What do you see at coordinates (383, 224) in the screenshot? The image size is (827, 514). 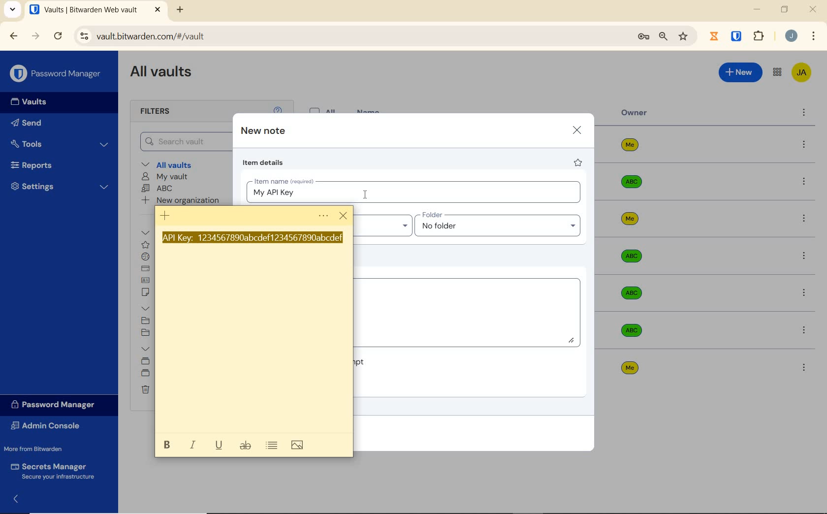 I see `Input Owner` at bounding box center [383, 224].